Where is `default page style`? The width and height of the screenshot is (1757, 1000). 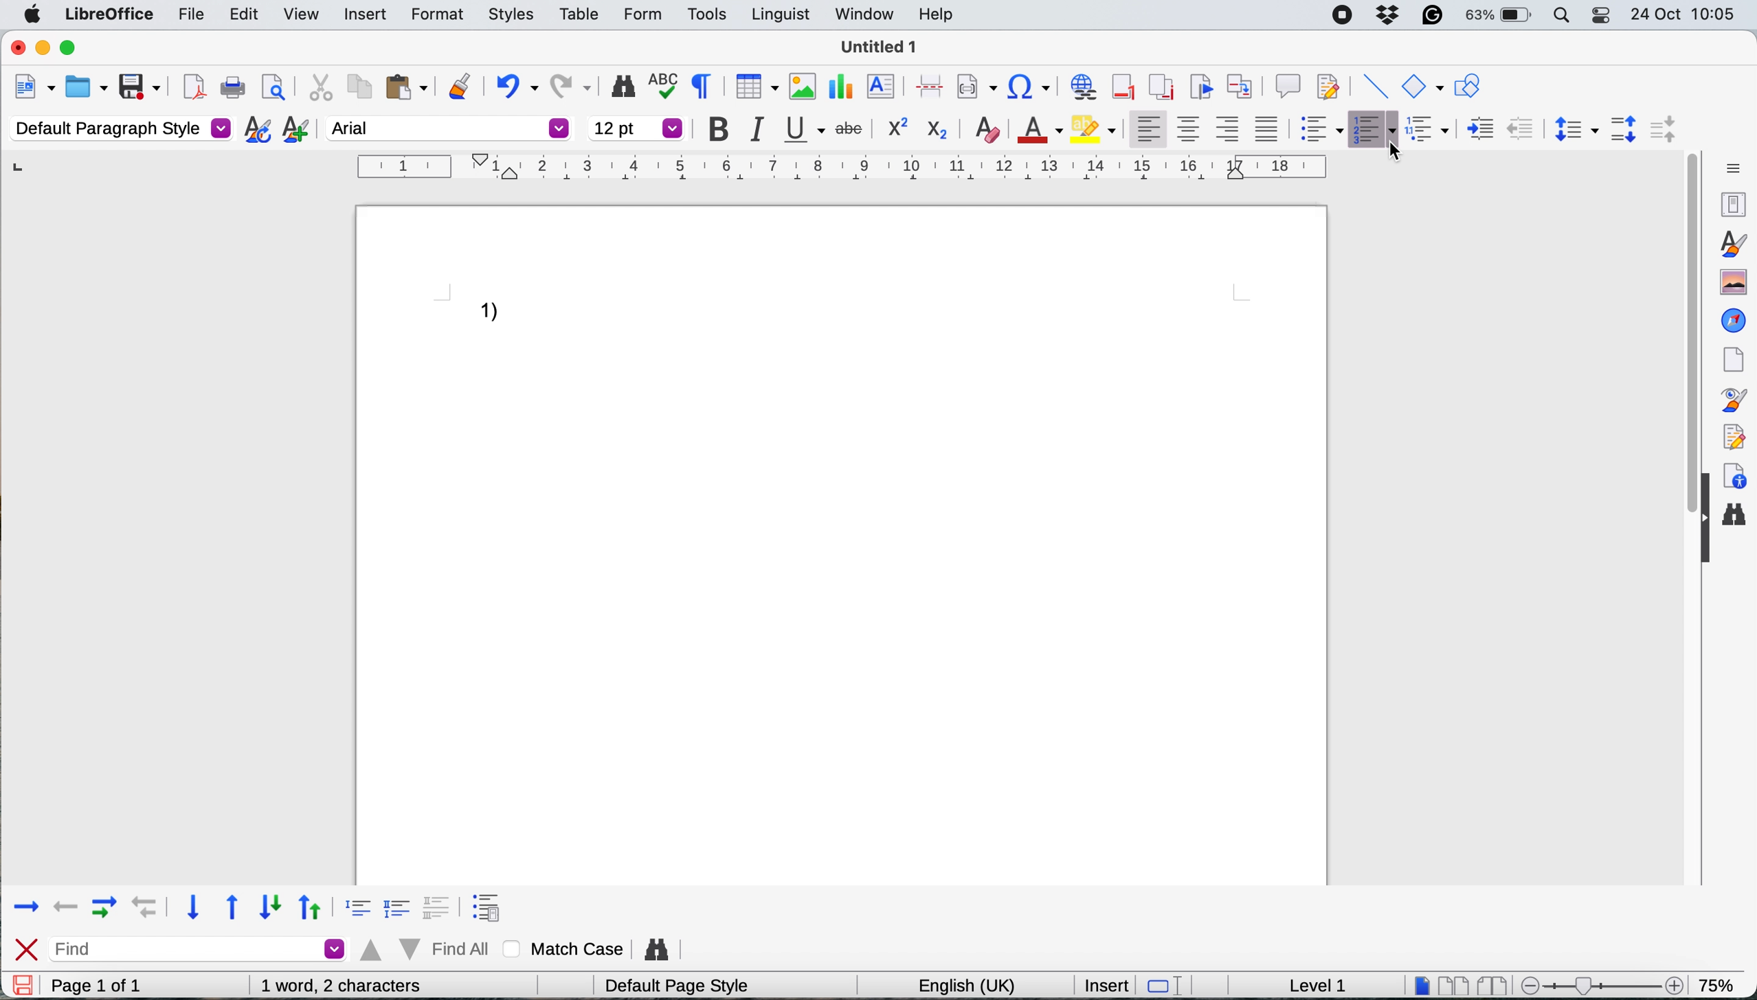
default page style is located at coordinates (684, 986).